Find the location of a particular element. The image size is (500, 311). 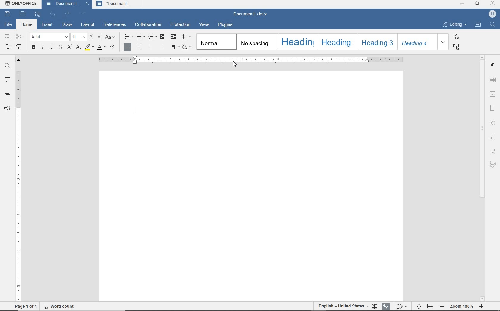

RULER is located at coordinates (18, 186).